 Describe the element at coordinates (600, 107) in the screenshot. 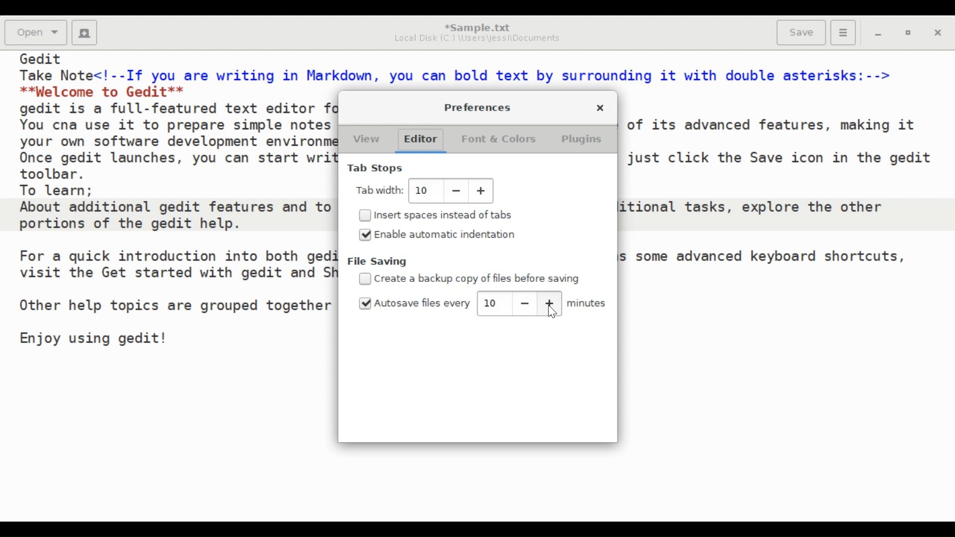

I see `Close` at that location.